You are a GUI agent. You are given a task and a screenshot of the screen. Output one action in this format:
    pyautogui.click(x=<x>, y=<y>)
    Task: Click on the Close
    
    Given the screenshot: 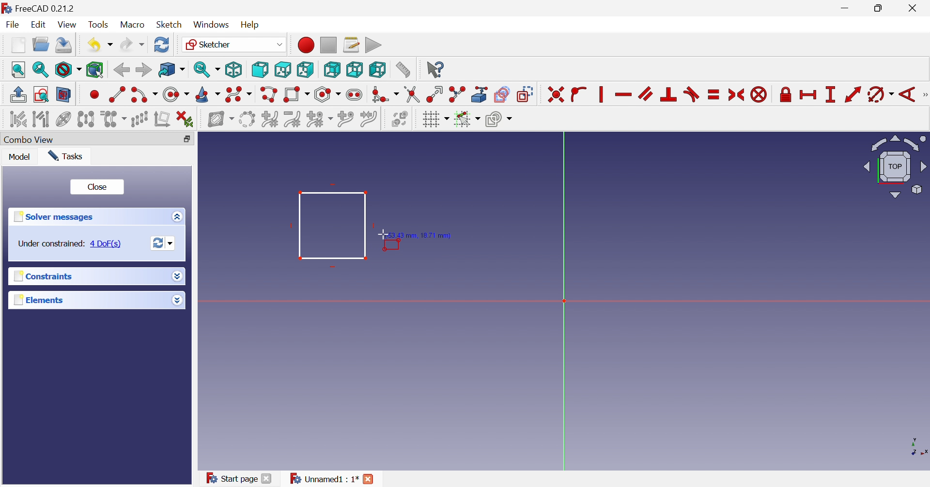 What is the action you would take?
    pyautogui.click(x=98, y=188)
    